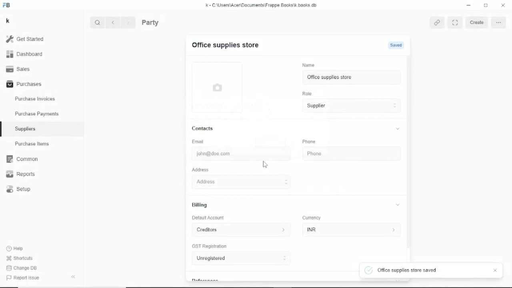  What do you see at coordinates (262, 5) in the screenshot?
I see `k - C\Users\Acer\Documents\Frappe books\k.books.db` at bounding box center [262, 5].